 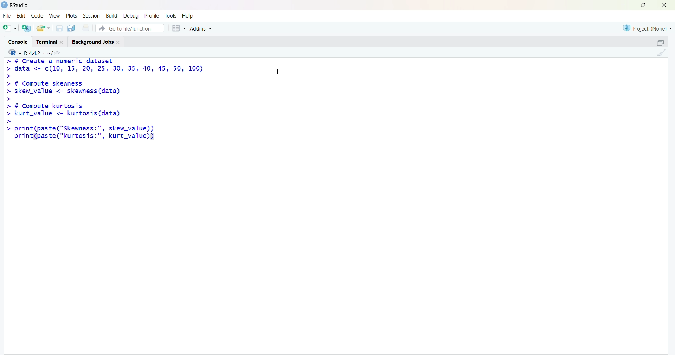 What do you see at coordinates (203, 28) in the screenshot?
I see `Addins` at bounding box center [203, 28].